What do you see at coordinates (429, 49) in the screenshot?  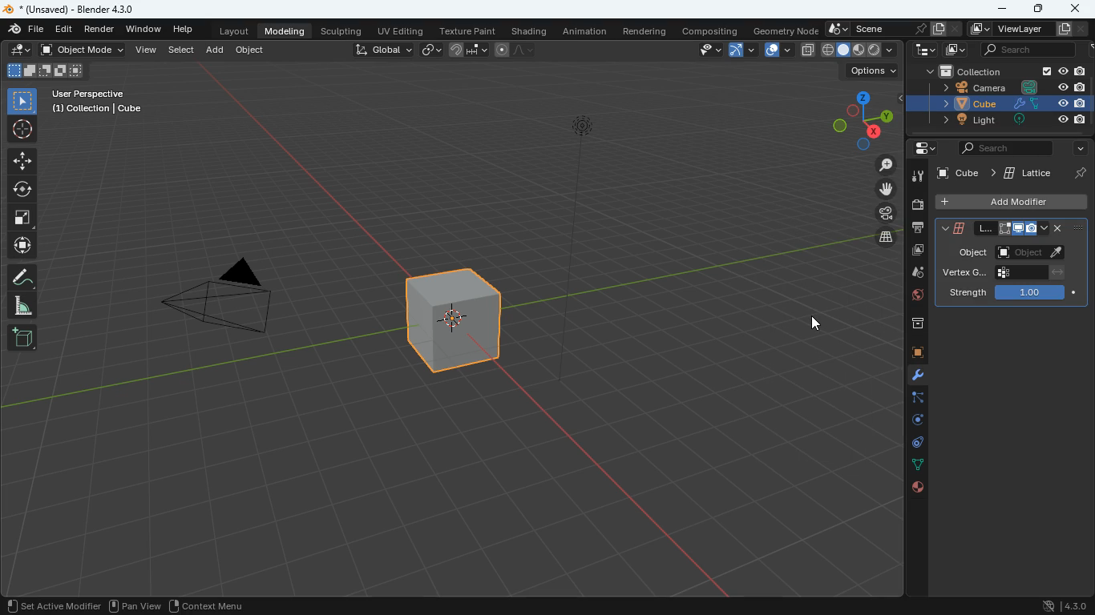 I see `link` at bounding box center [429, 49].